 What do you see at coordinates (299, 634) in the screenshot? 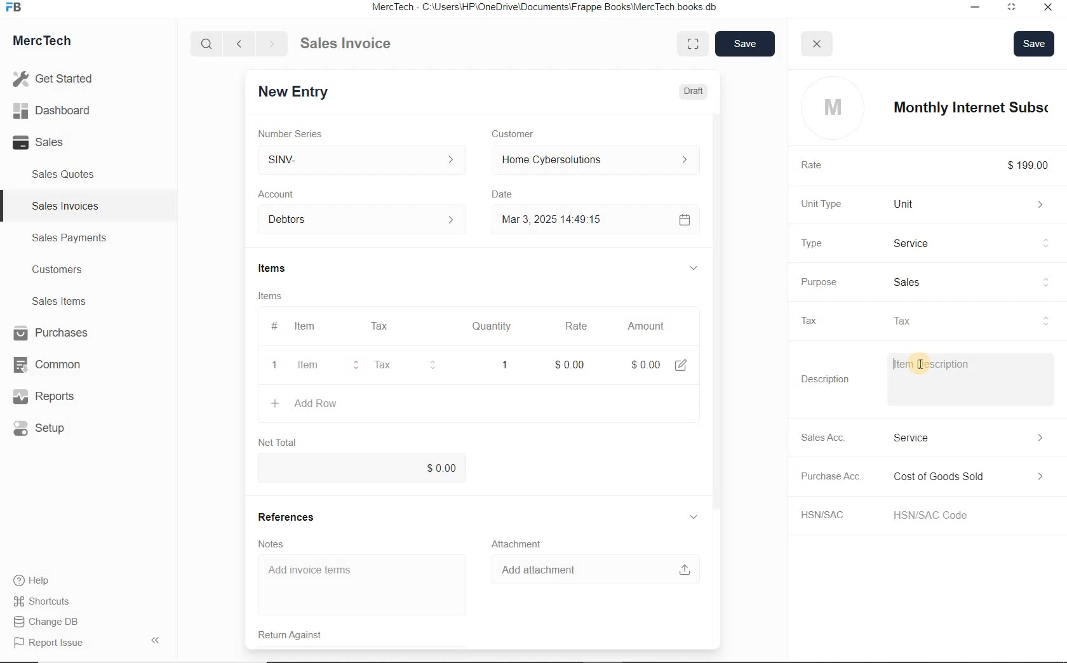
I see `Return Against` at bounding box center [299, 634].